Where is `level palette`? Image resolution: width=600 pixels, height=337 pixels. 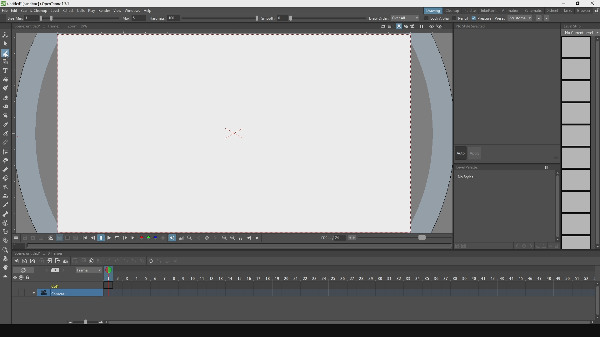
level palette is located at coordinates (506, 167).